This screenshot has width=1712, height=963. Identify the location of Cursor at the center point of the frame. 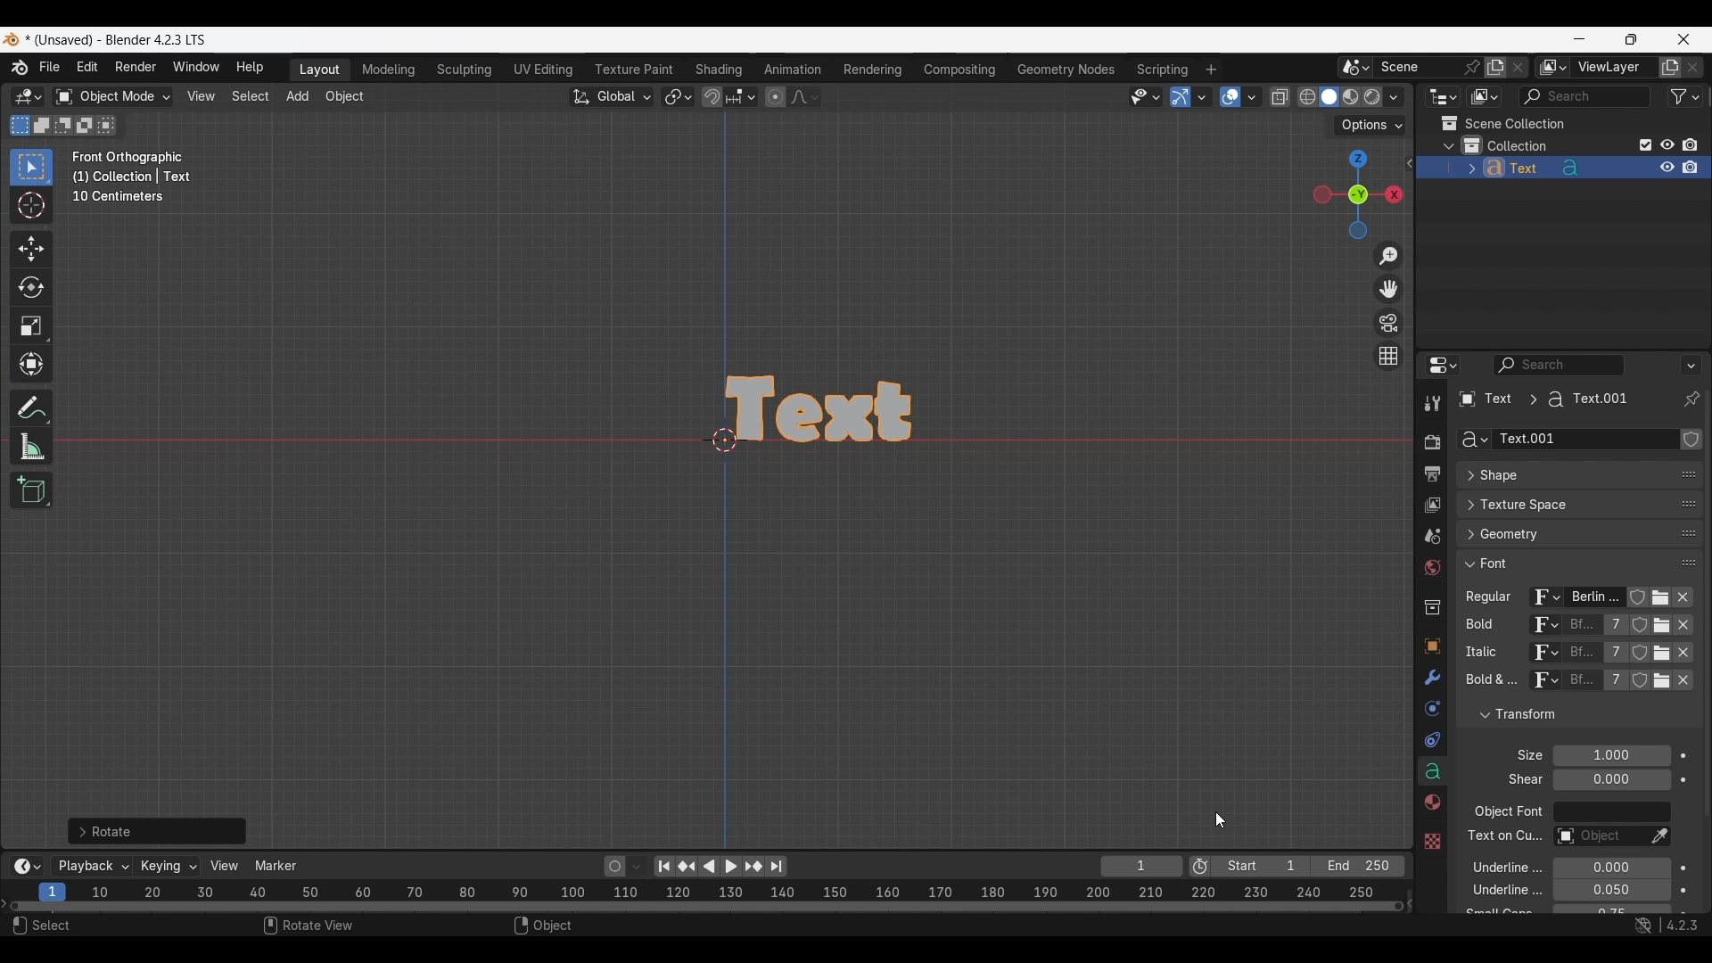
(725, 439).